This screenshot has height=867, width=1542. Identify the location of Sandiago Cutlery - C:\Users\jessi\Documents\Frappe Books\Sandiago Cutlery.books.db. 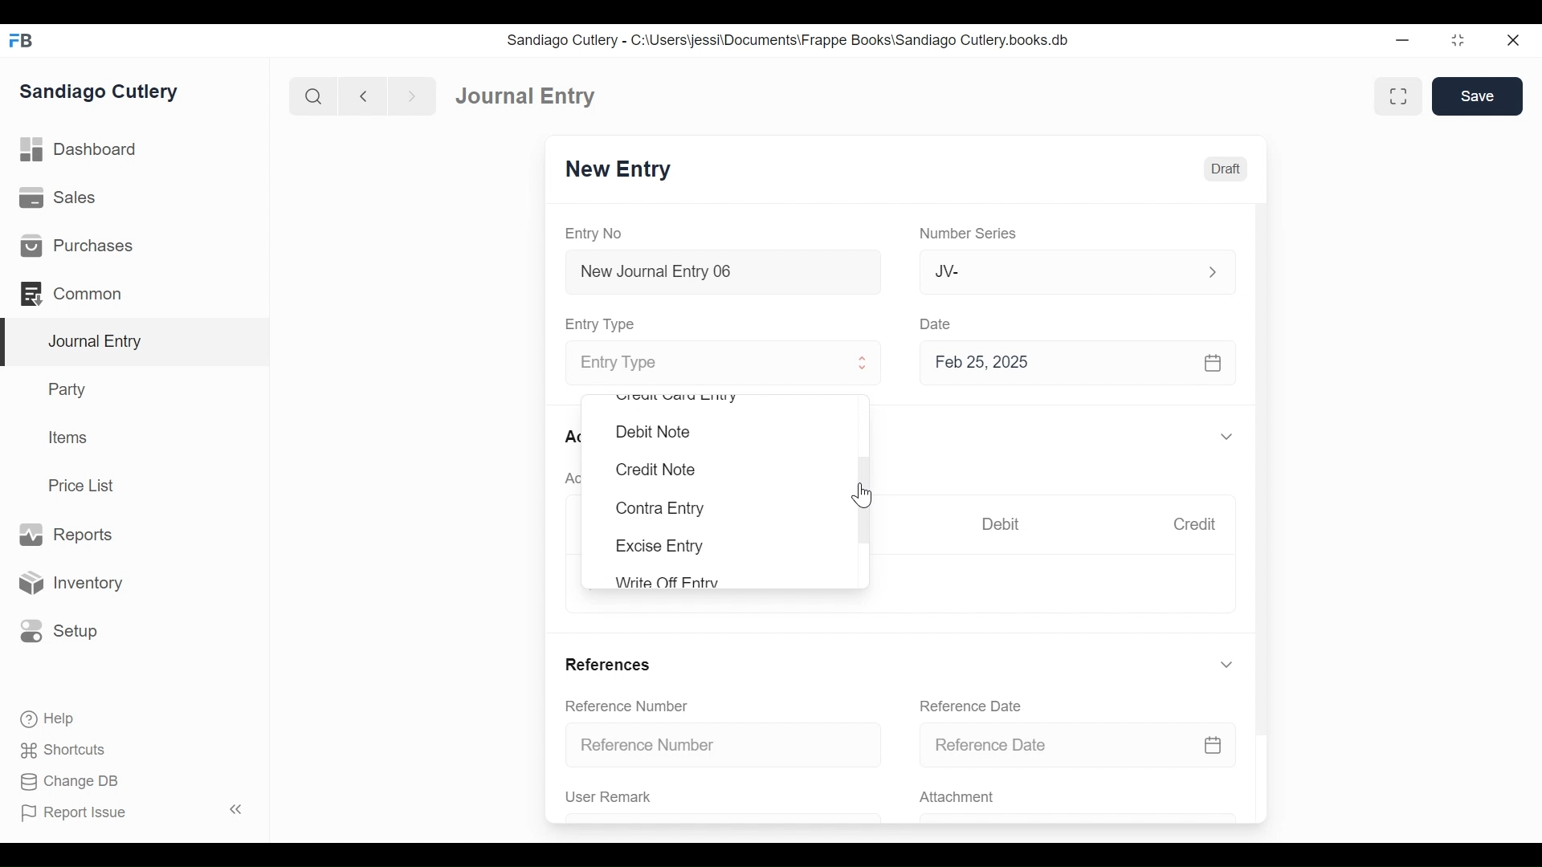
(789, 40).